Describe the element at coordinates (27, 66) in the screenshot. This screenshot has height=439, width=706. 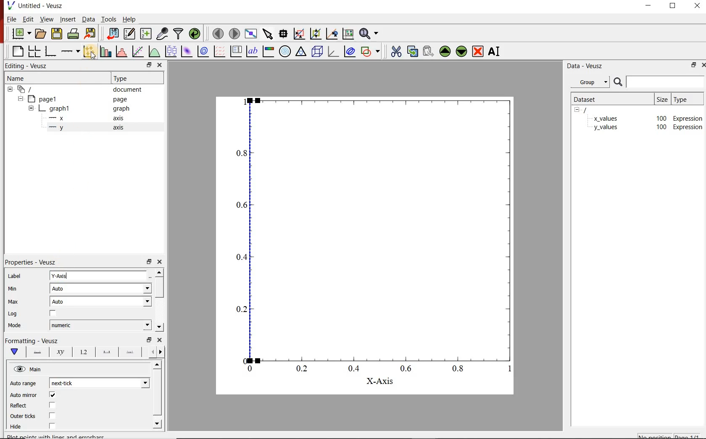
I see `Editing - Veusz` at that location.